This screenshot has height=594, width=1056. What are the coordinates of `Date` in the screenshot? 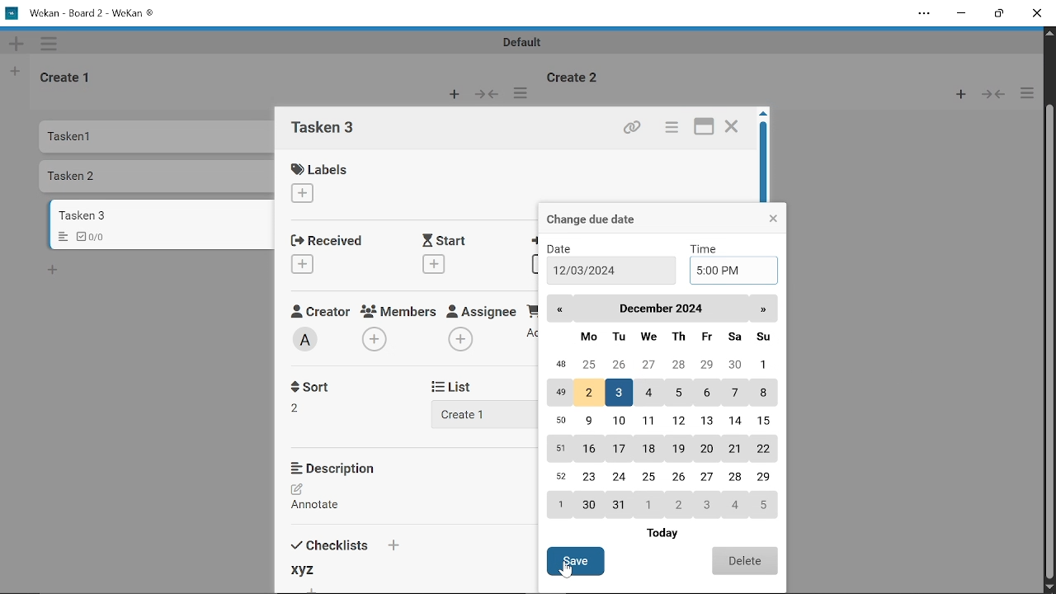 It's located at (567, 248).